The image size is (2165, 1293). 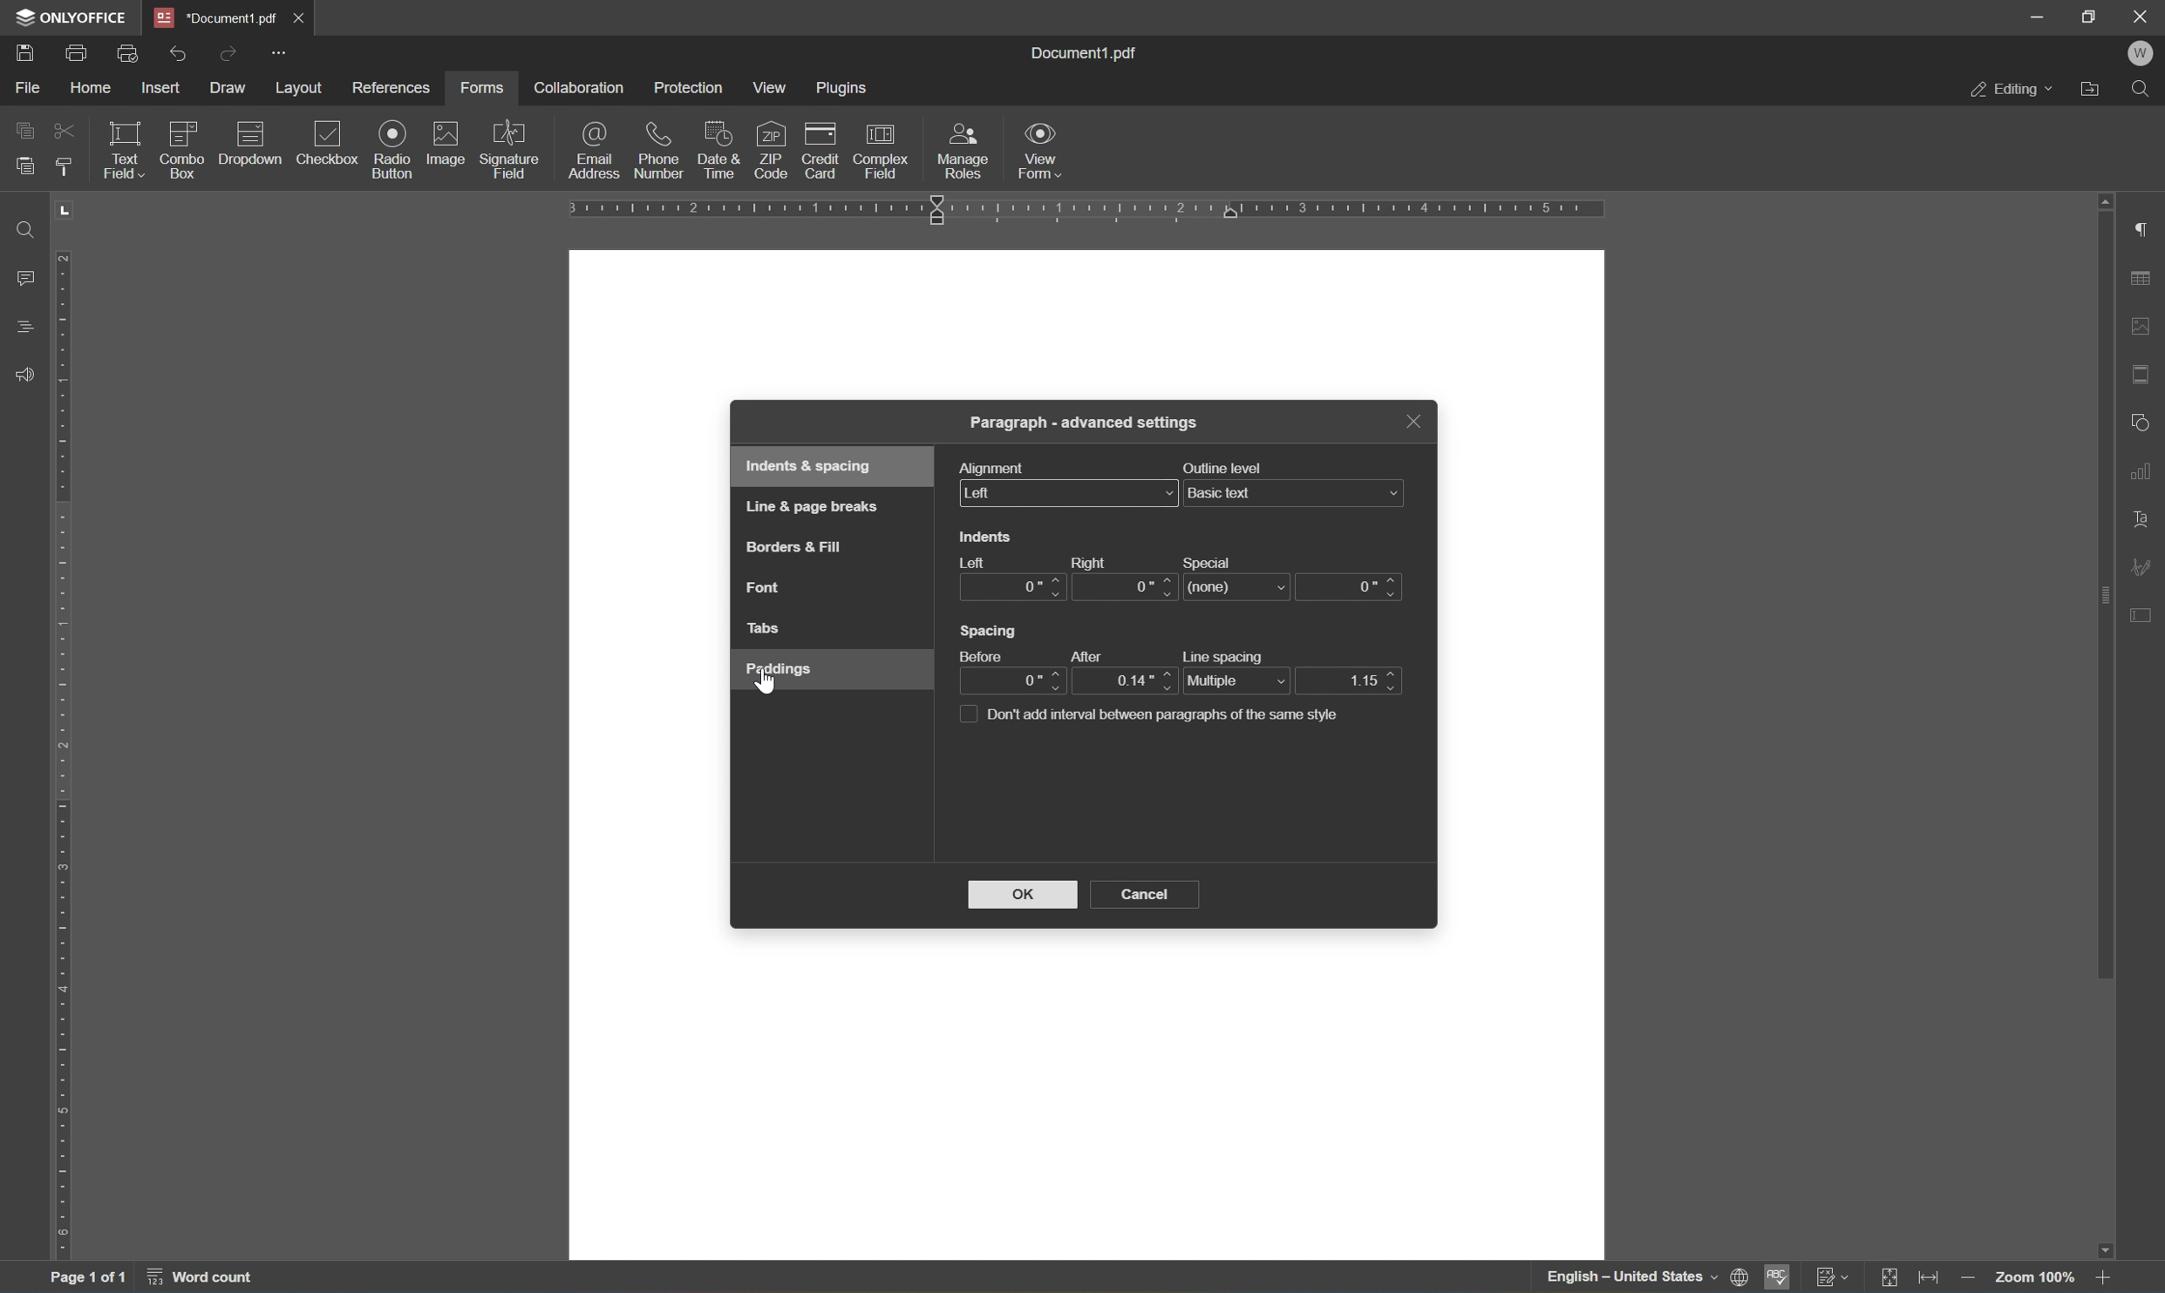 I want to click on collaboration, so click(x=579, y=88).